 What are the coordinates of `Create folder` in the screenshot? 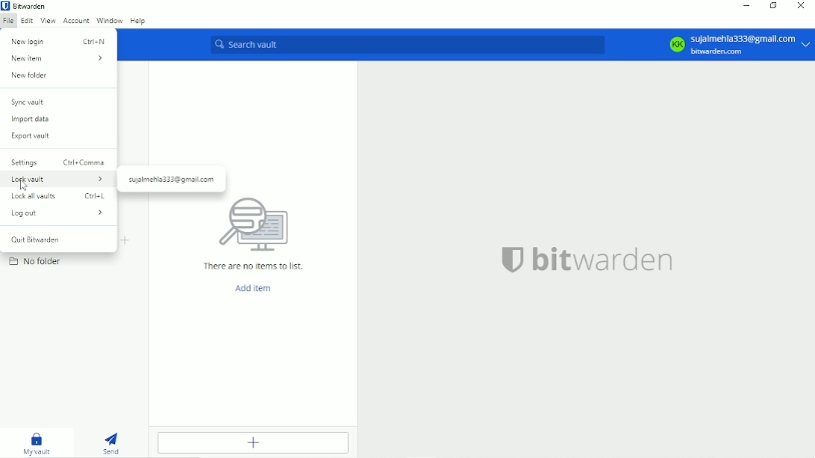 It's located at (126, 240).